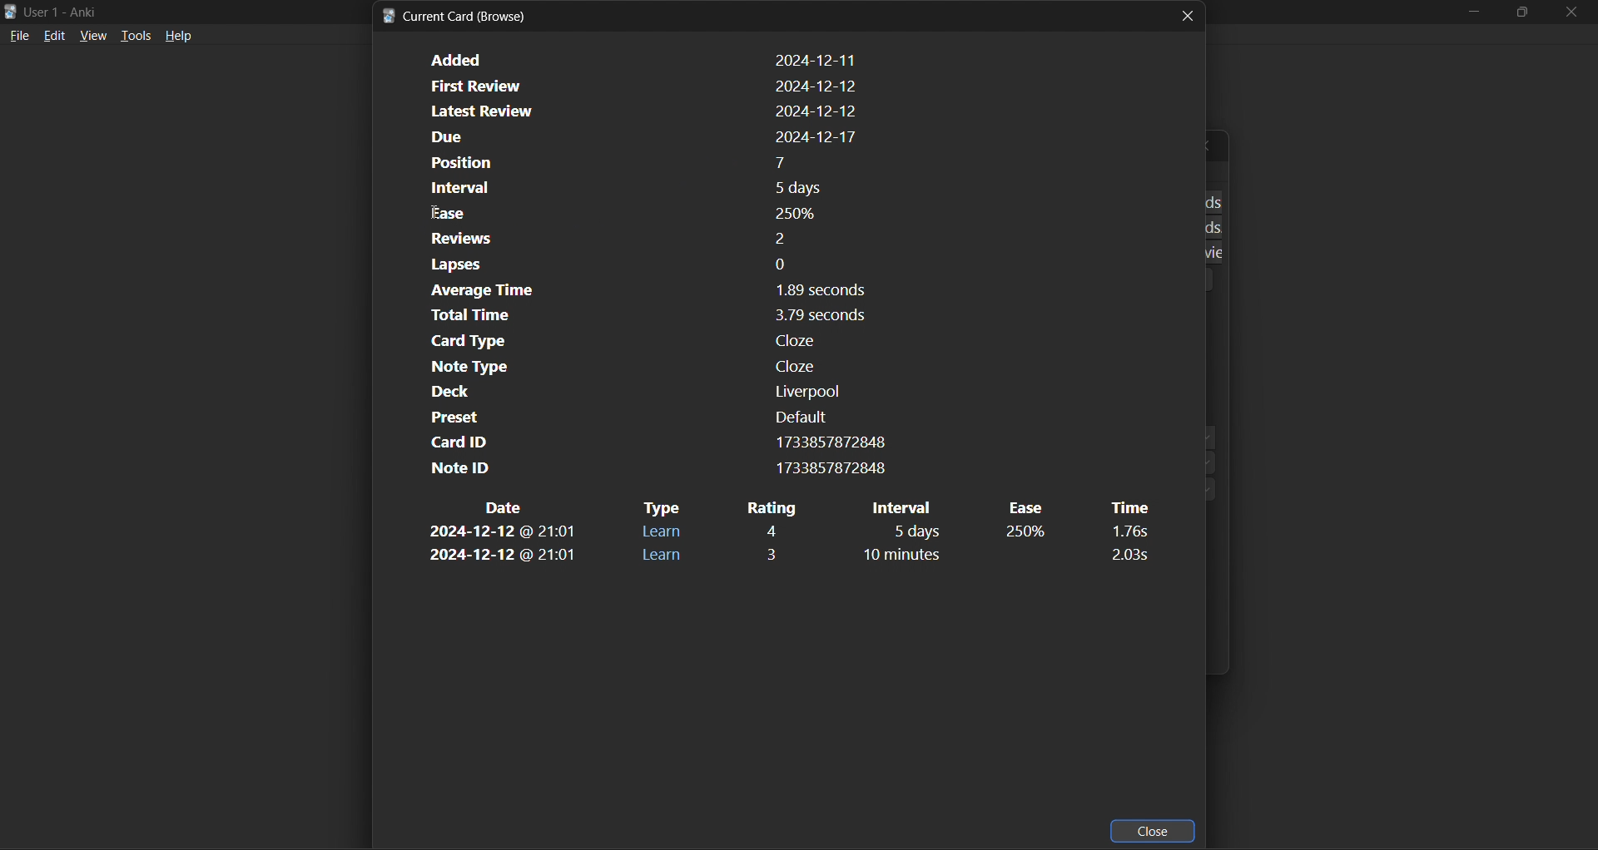 Image resolution: width=1598 pixels, height=850 pixels. I want to click on edit, so click(55, 37).